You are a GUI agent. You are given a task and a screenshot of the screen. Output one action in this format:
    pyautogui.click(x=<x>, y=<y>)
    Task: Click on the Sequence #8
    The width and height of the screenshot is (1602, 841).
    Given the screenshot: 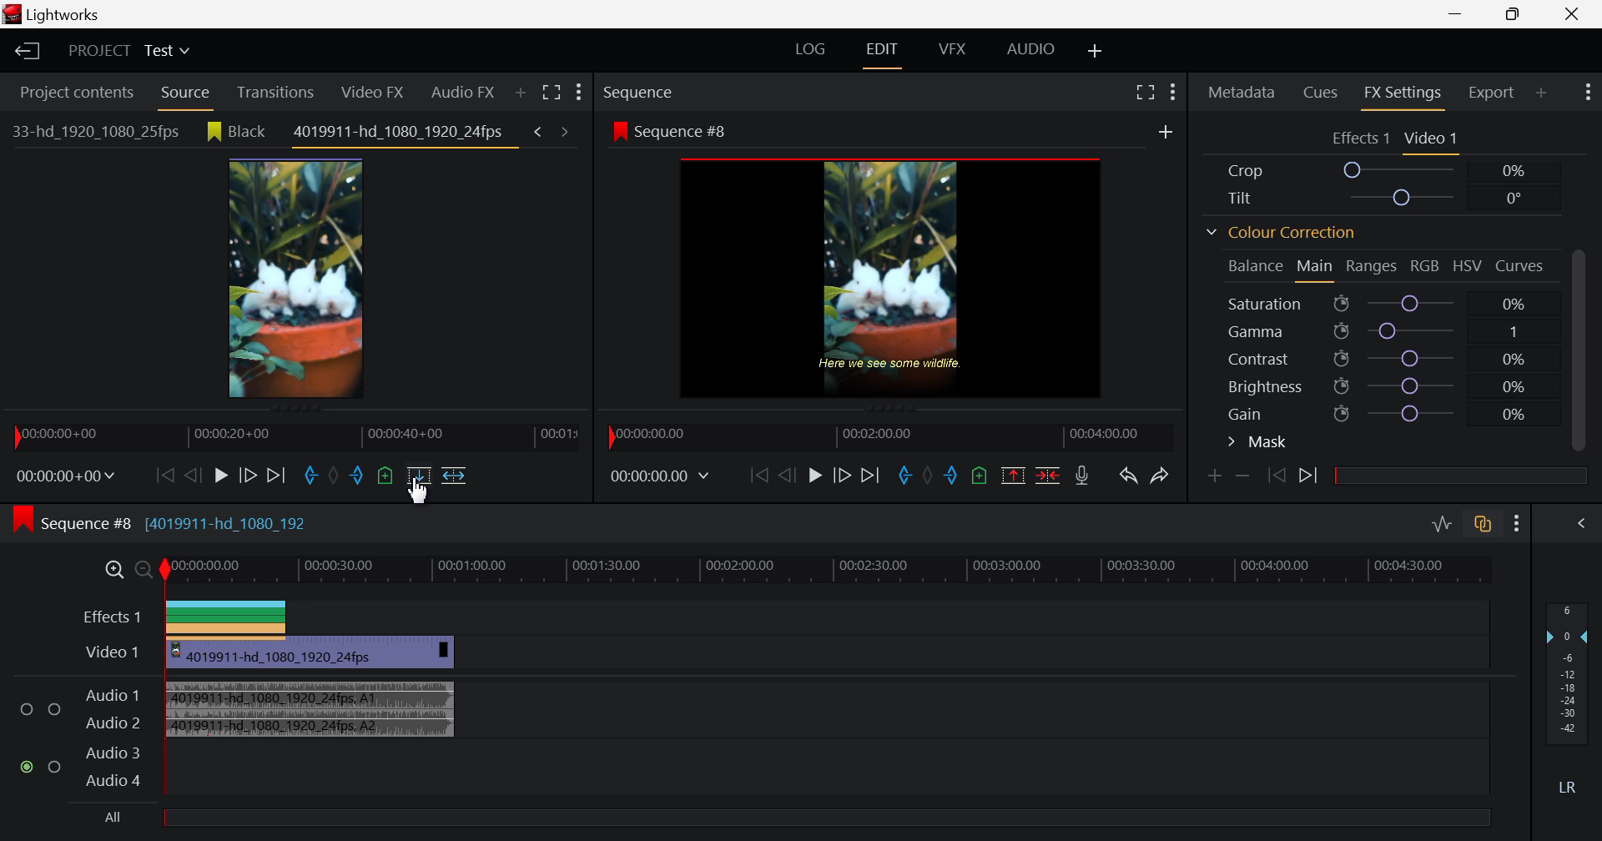 What is the action you would take?
    pyautogui.click(x=861, y=128)
    